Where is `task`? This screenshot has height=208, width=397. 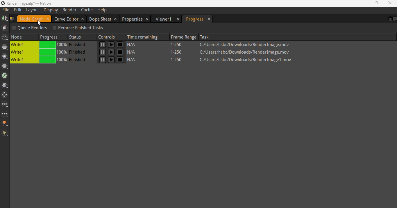 task is located at coordinates (205, 37).